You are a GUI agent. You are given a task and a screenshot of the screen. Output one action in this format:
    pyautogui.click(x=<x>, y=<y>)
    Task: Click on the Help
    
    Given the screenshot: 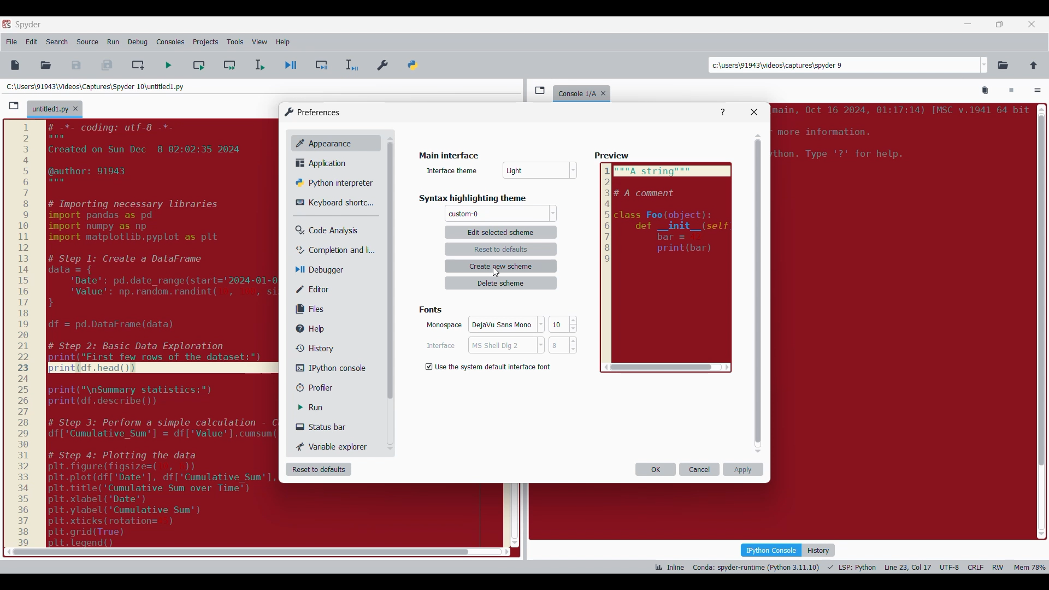 What is the action you would take?
    pyautogui.click(x=337, y=329)
    